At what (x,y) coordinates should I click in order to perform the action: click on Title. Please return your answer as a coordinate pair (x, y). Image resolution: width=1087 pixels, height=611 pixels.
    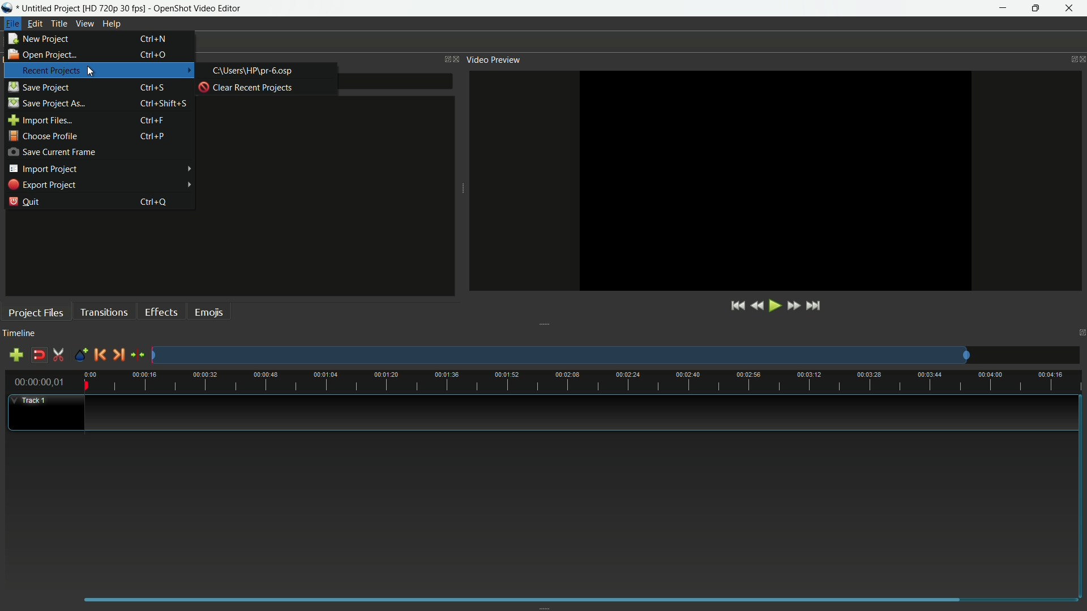
    Looking at the image, I should click on (59, 25).